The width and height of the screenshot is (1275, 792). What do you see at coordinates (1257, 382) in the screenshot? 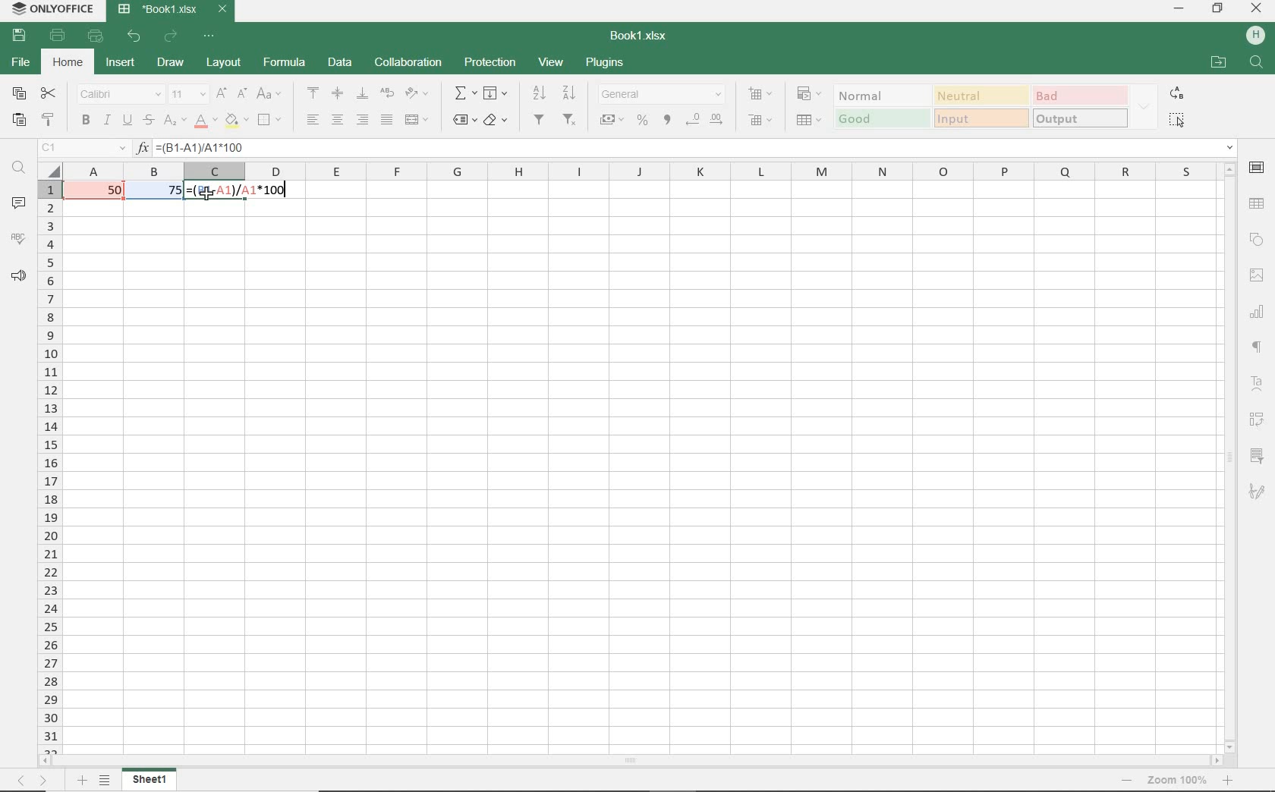
I see `TextArt` at bounding box center [1257, 382].